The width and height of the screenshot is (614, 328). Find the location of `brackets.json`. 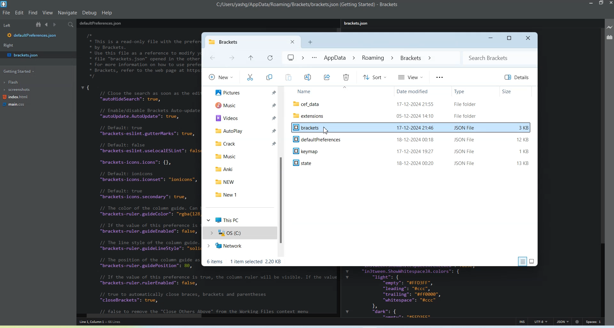

brackets.json is located at coordinates (358, 23).